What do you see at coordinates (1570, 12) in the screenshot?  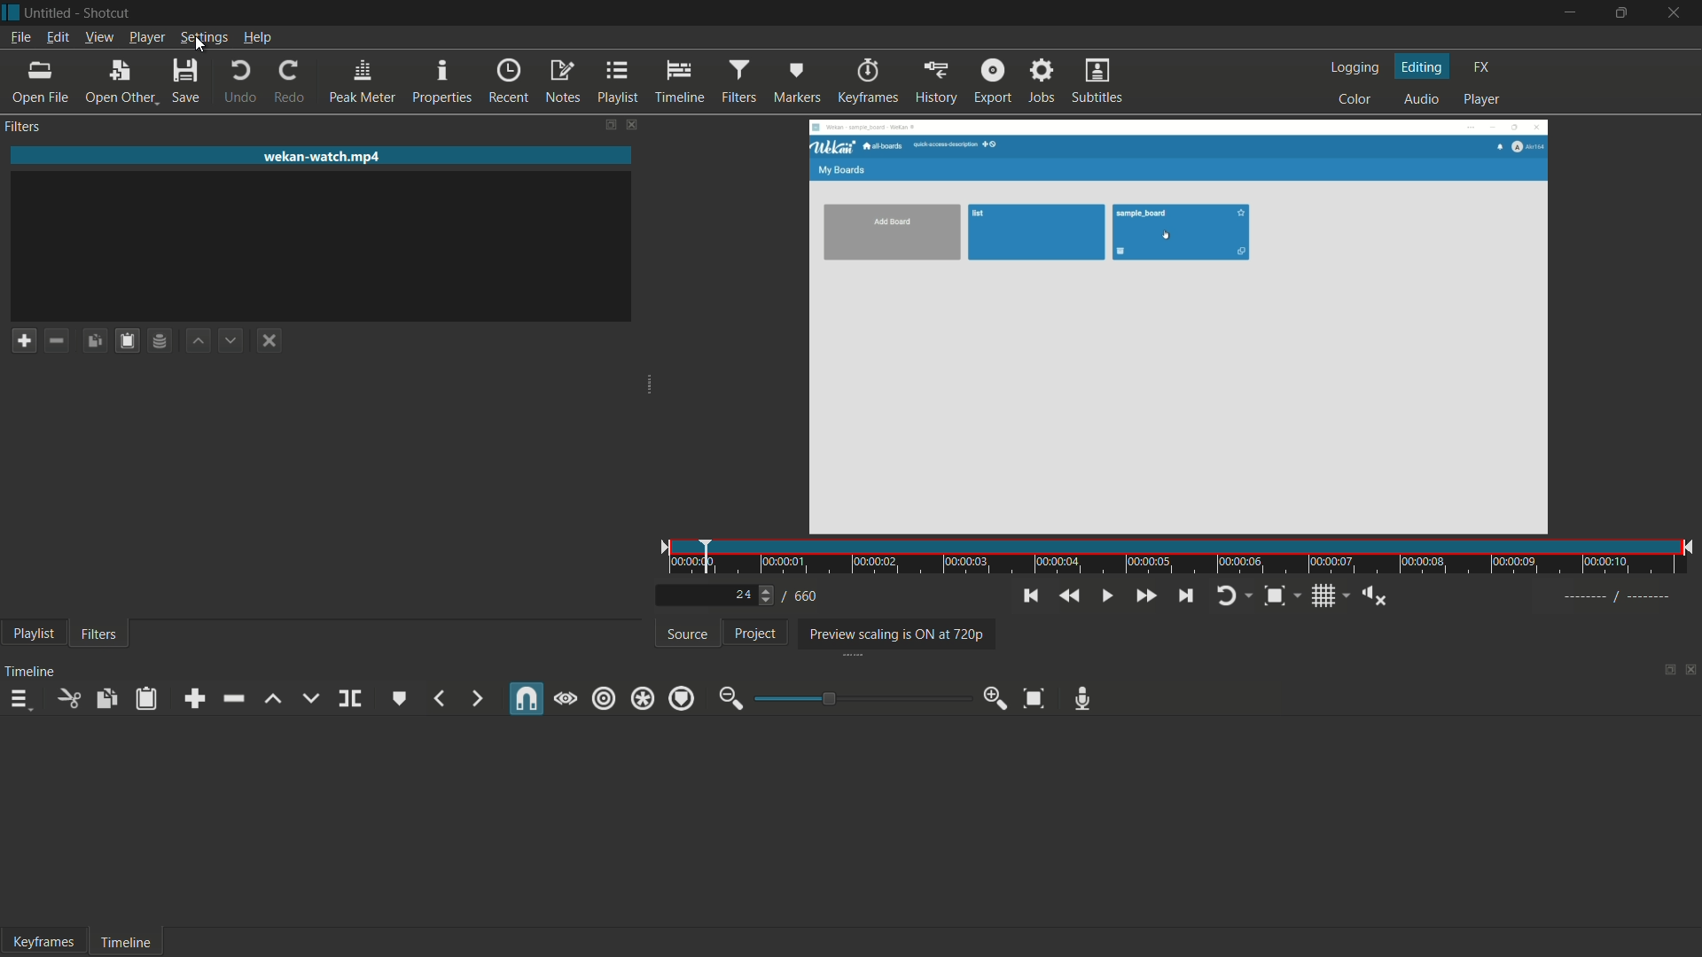 I see `minimize` at bounding box center [1570, 12].